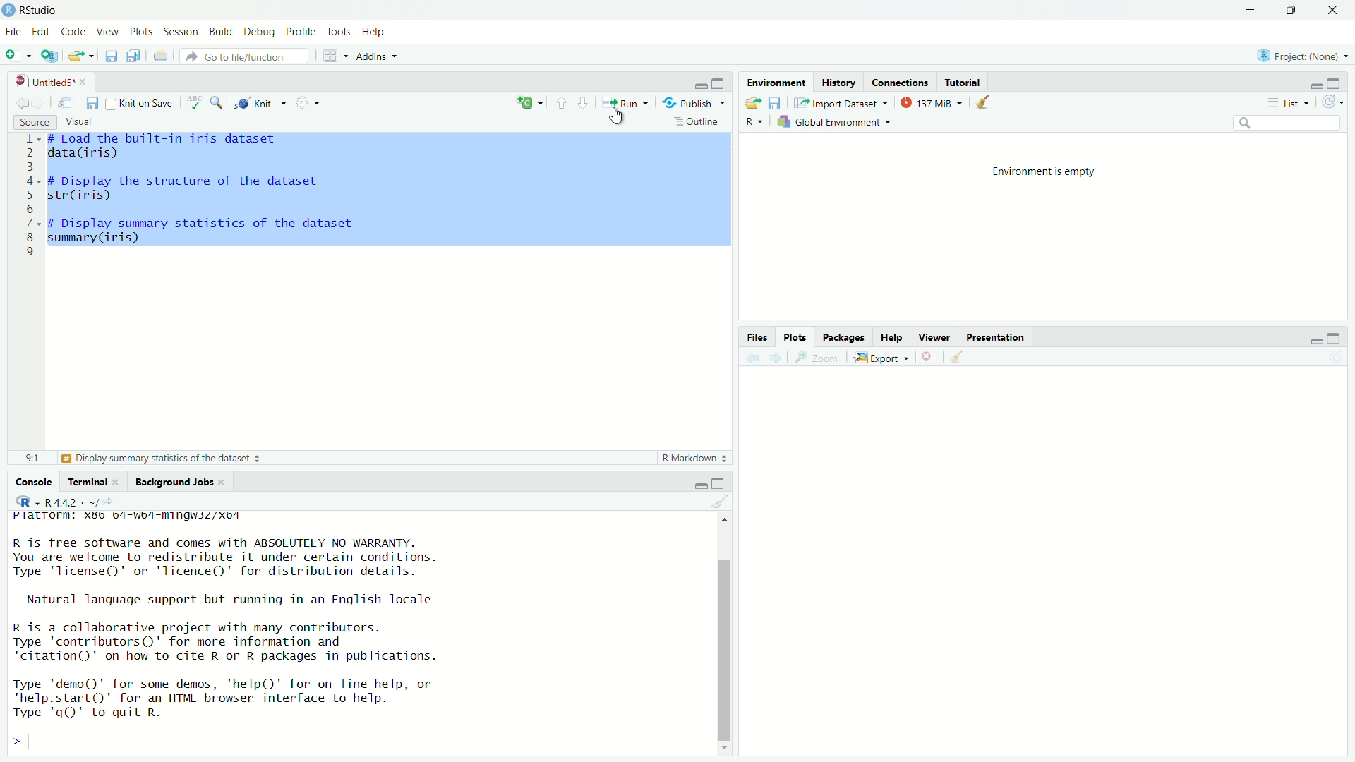 This screenshot has width=1355, height=762. I want to click on Spell Check, so click(194, 103).